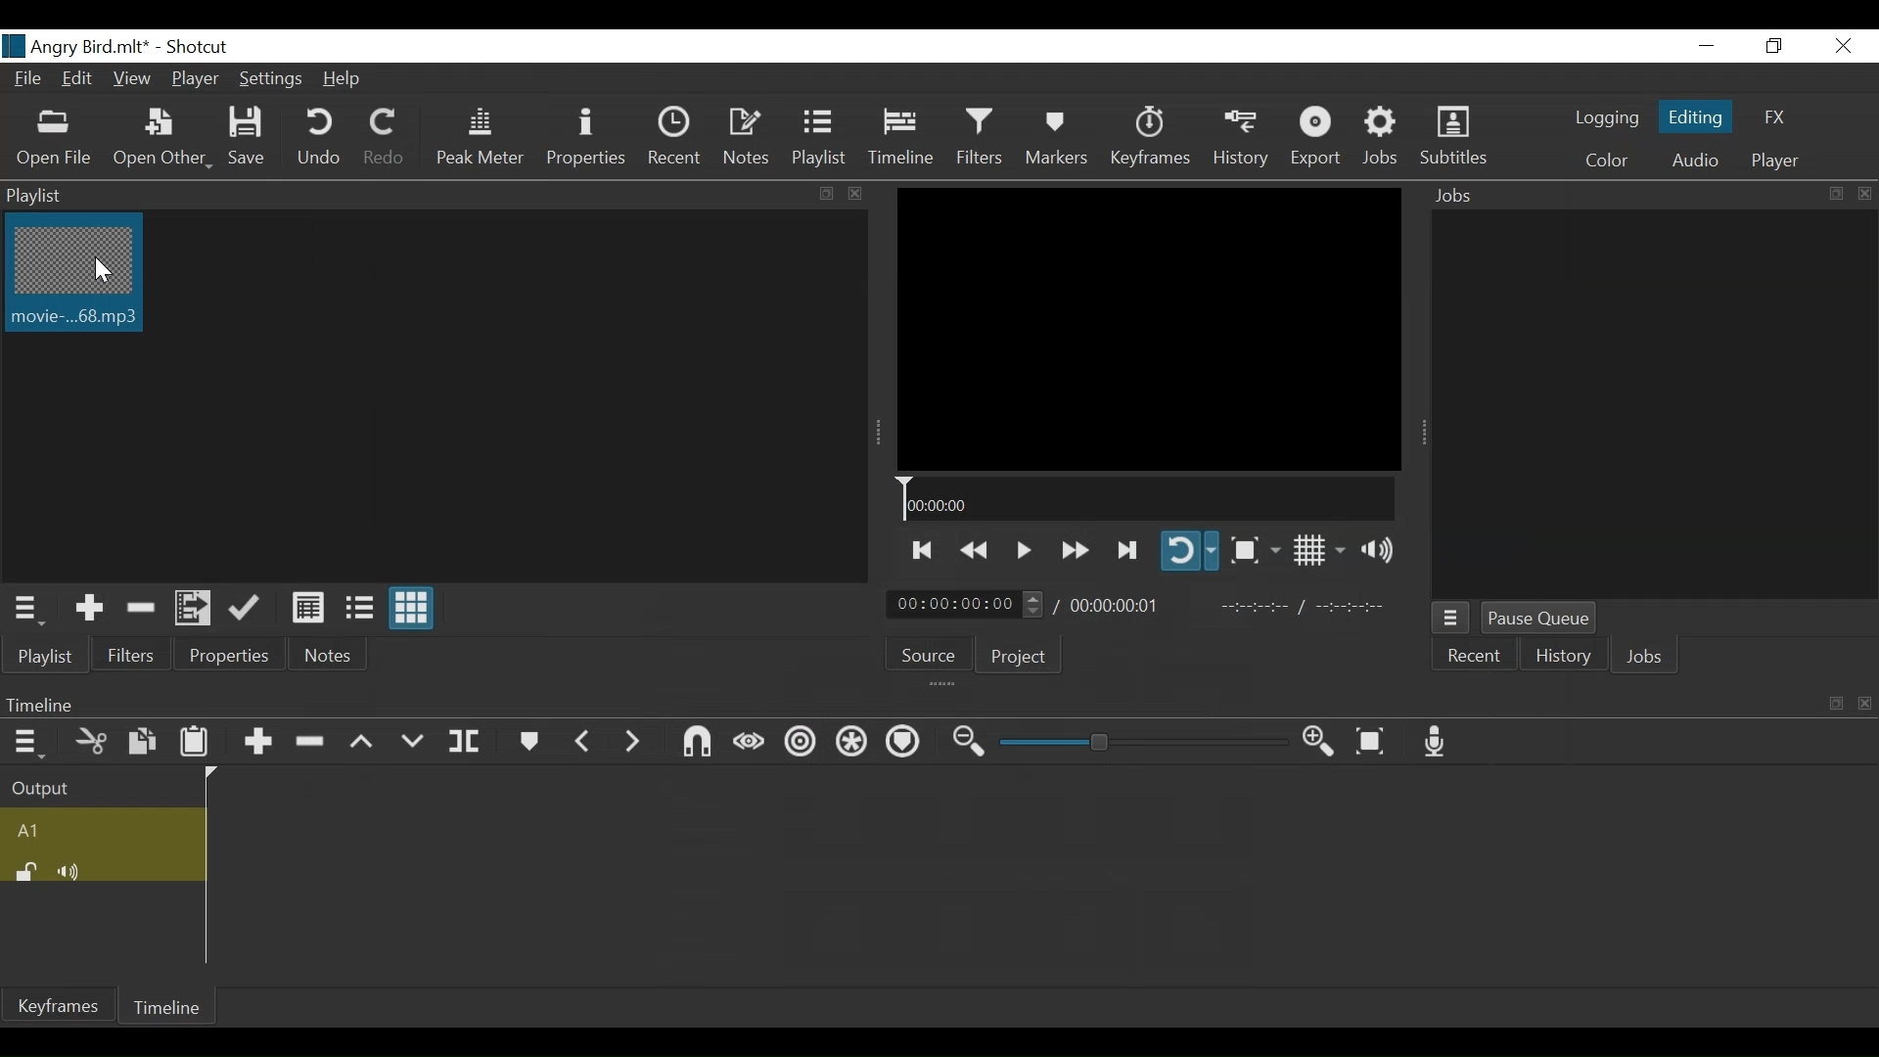 The width and height of the screenshot is (1879, 1057). I want to click on Notes, so click(749, 137).